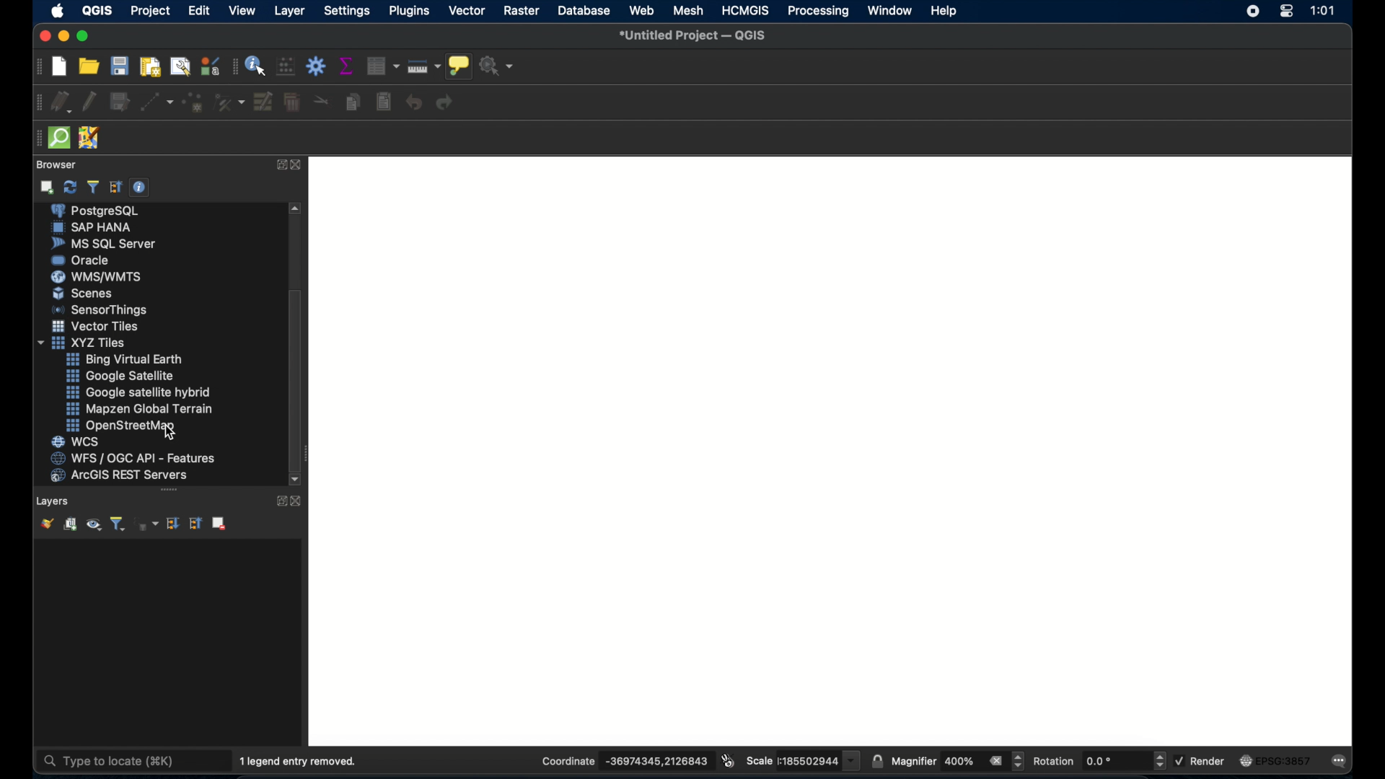 The image size is (1385, 779). I want to click on oracle, so click(82, 262).